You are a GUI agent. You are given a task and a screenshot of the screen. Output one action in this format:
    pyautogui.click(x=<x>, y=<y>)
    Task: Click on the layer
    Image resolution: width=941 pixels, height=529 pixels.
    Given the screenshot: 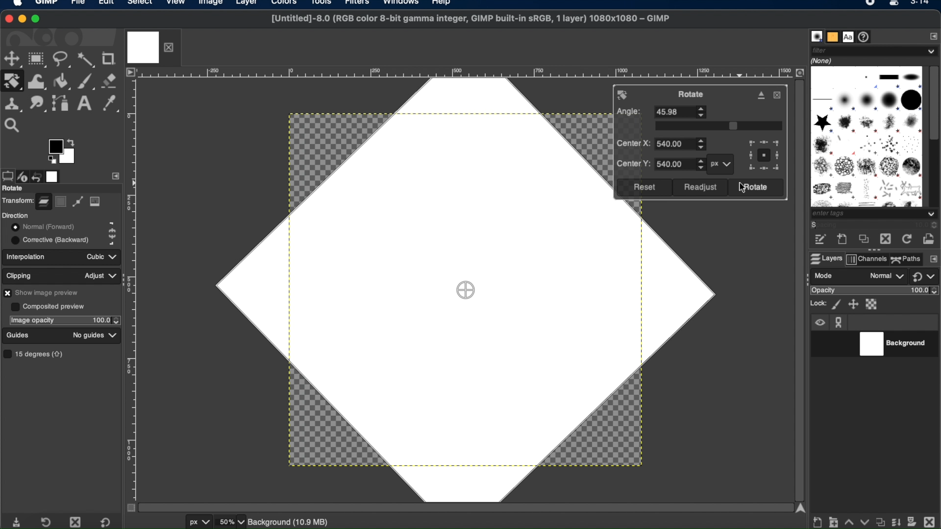 What is the action you would take?
    pyautogui.click(x=43, y=200)
    